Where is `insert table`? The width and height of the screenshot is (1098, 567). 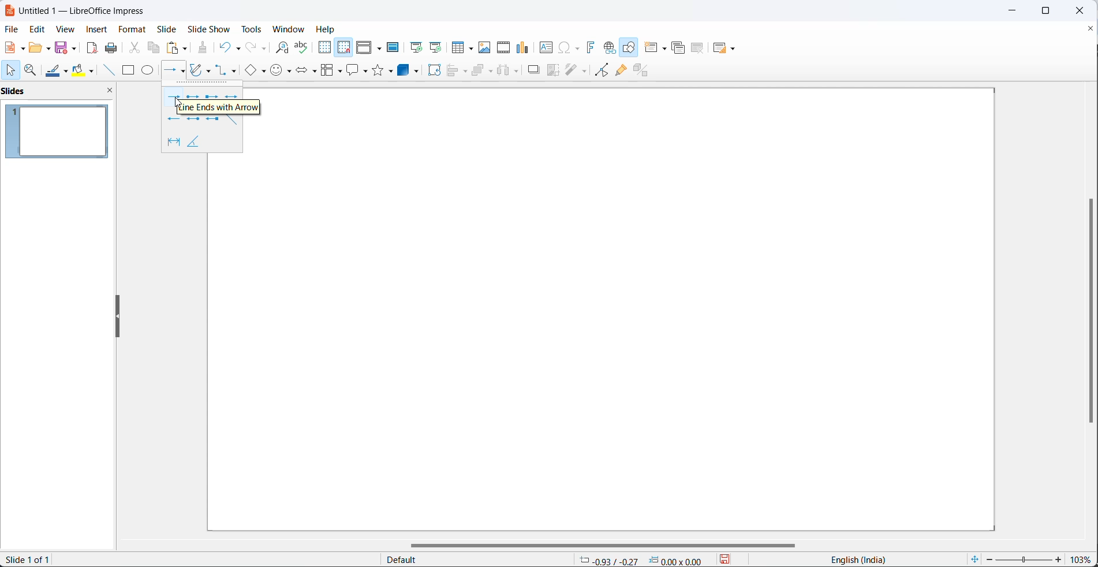
insert table is located at coordinates (461, 47).